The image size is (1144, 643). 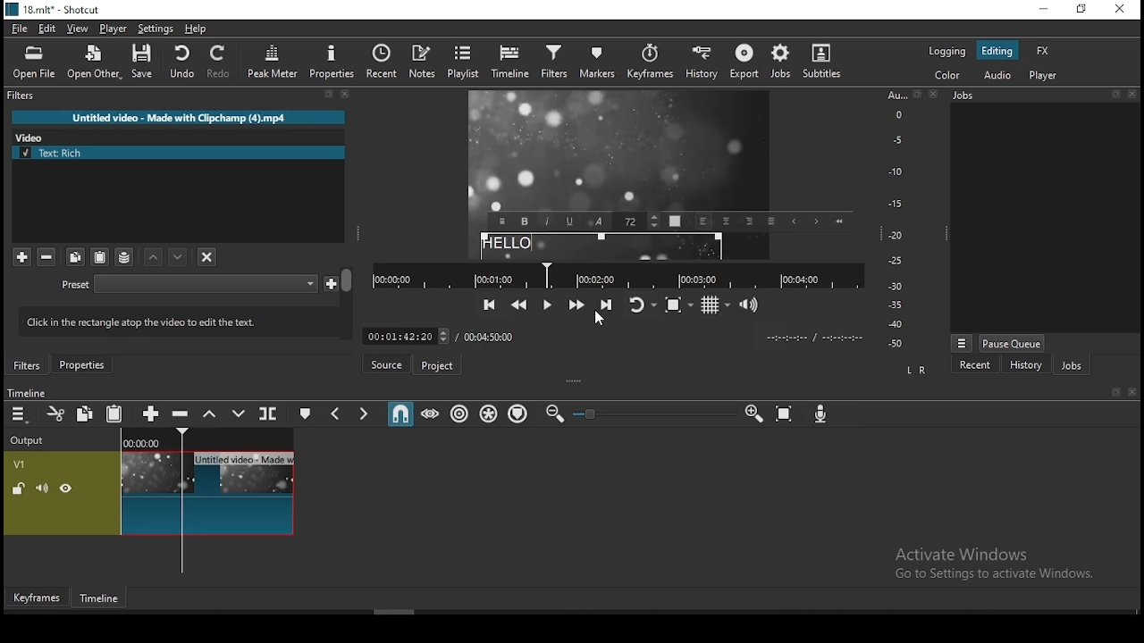 I want to click on fx, so click(x=1044, y=50).